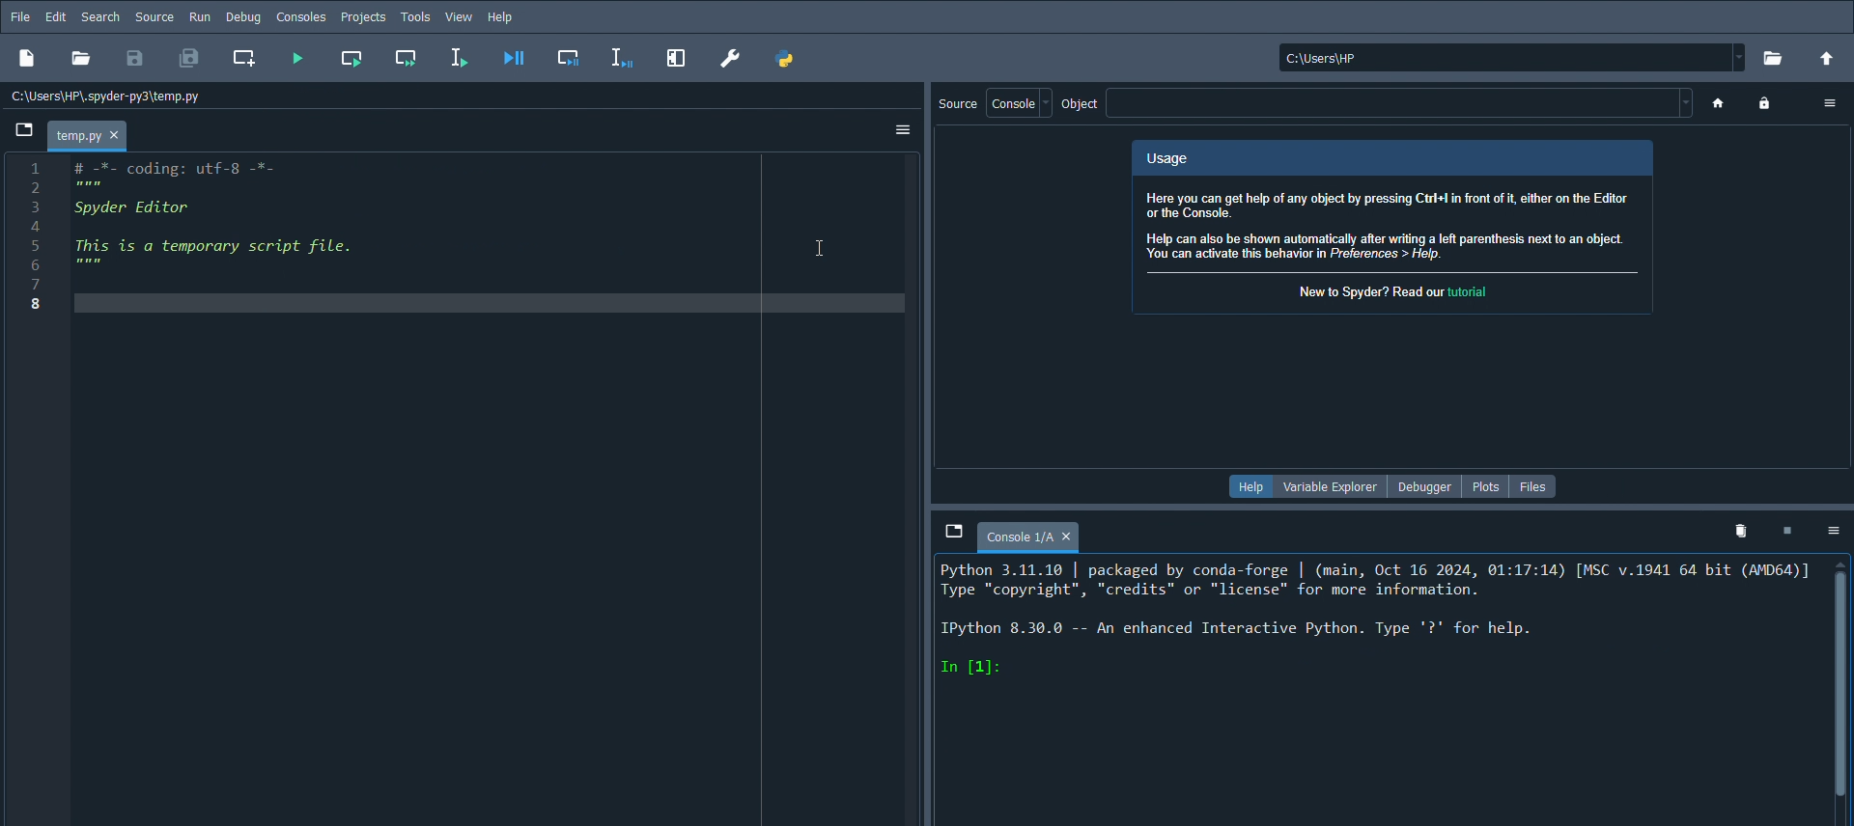 The width and height of the screenshot is (1854, 826). I want to click on Options, so click(1834, 533).